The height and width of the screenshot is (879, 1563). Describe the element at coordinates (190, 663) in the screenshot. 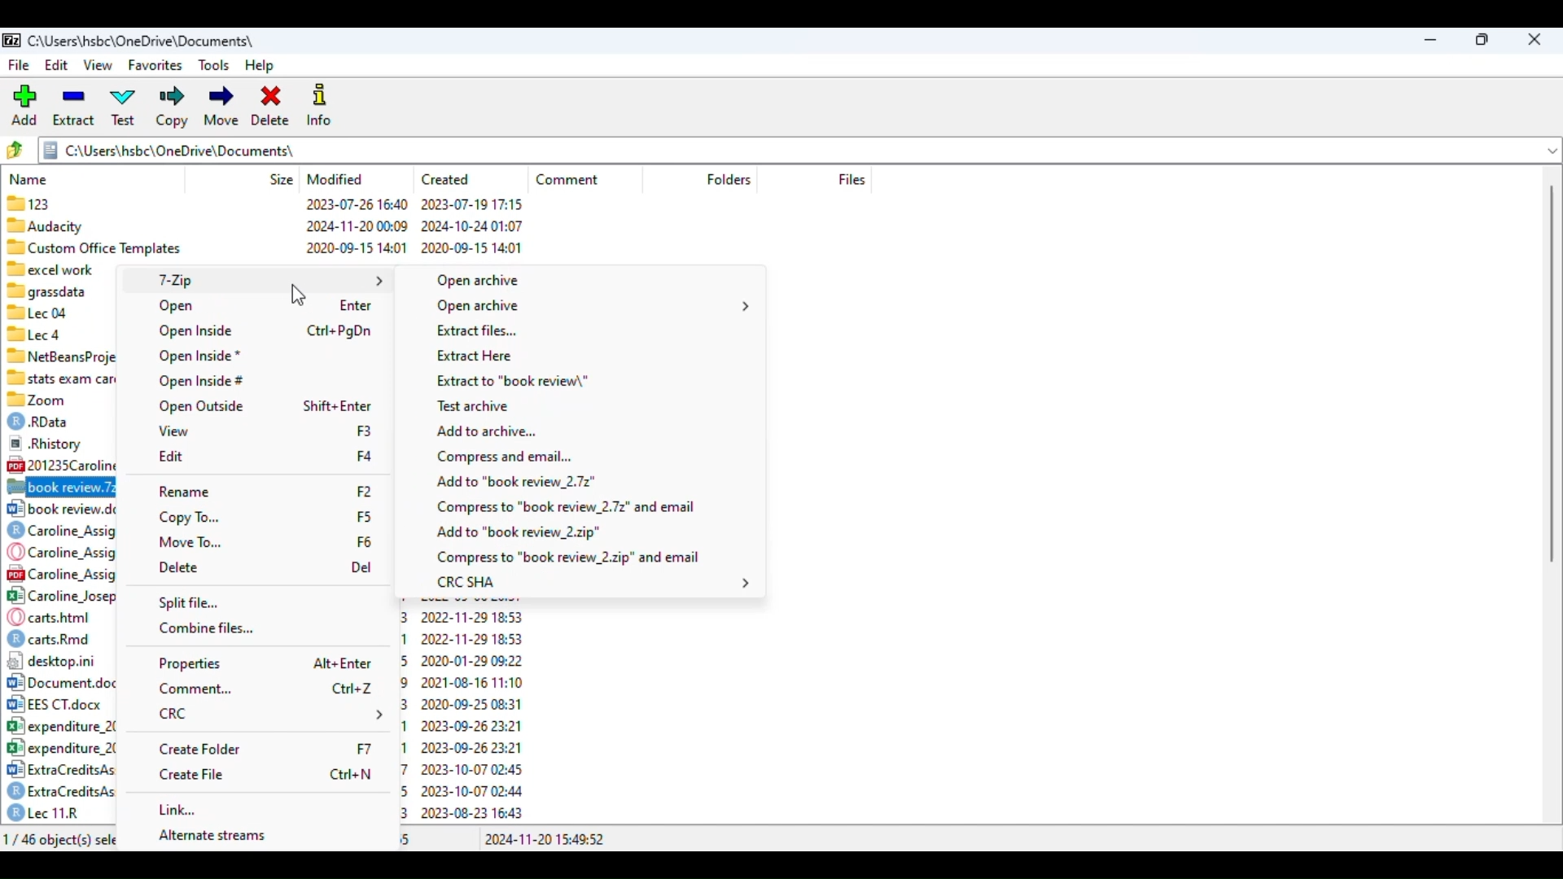

I see `properties` at that location.